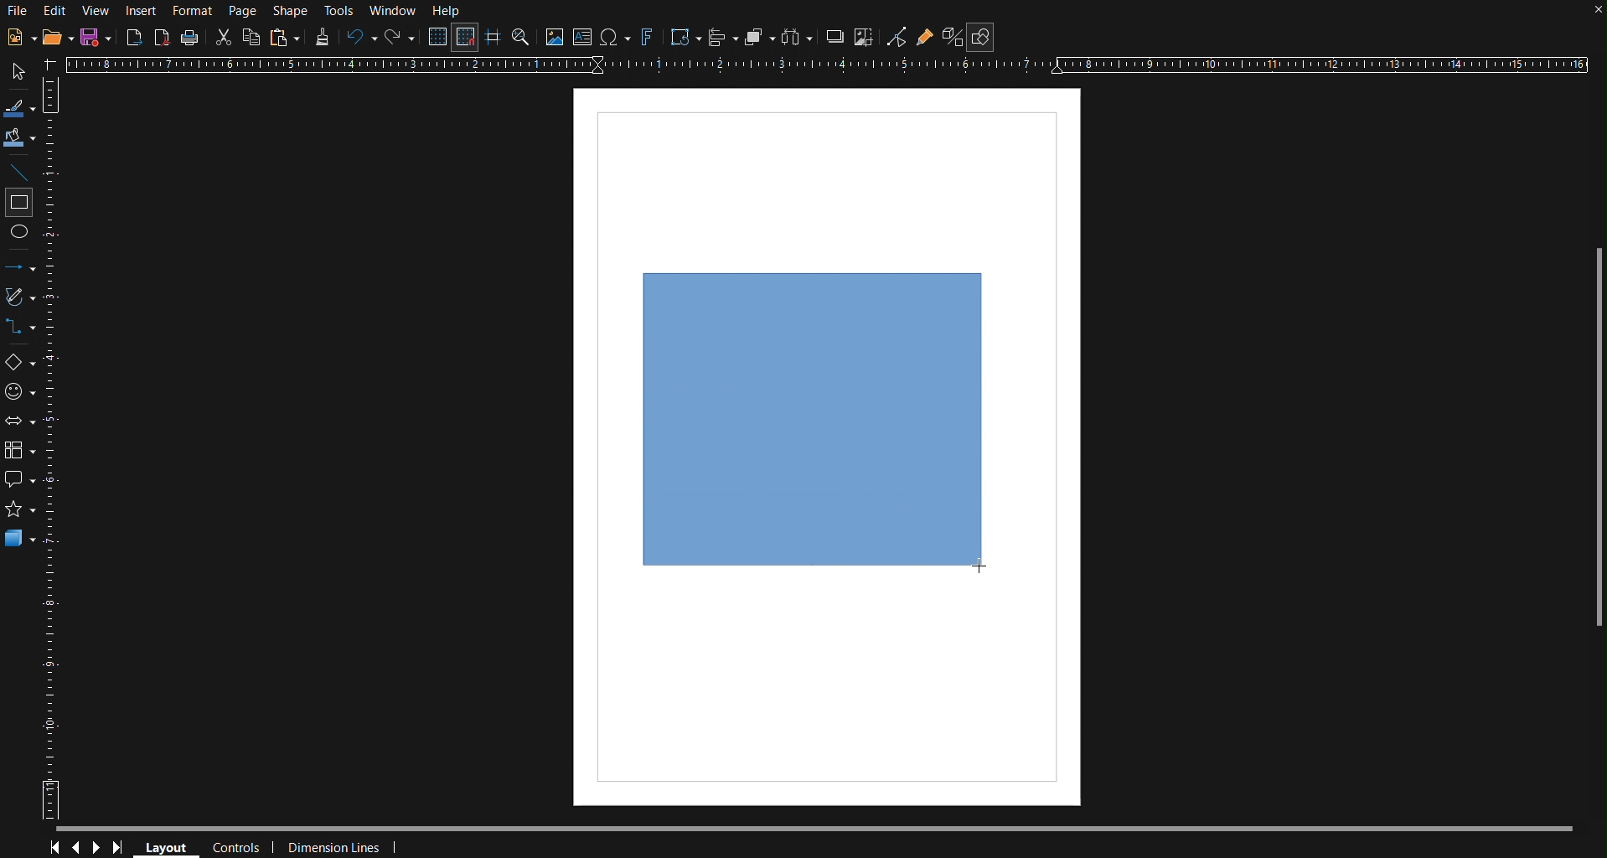  I want to click on Ellipse, so click(20, 236).